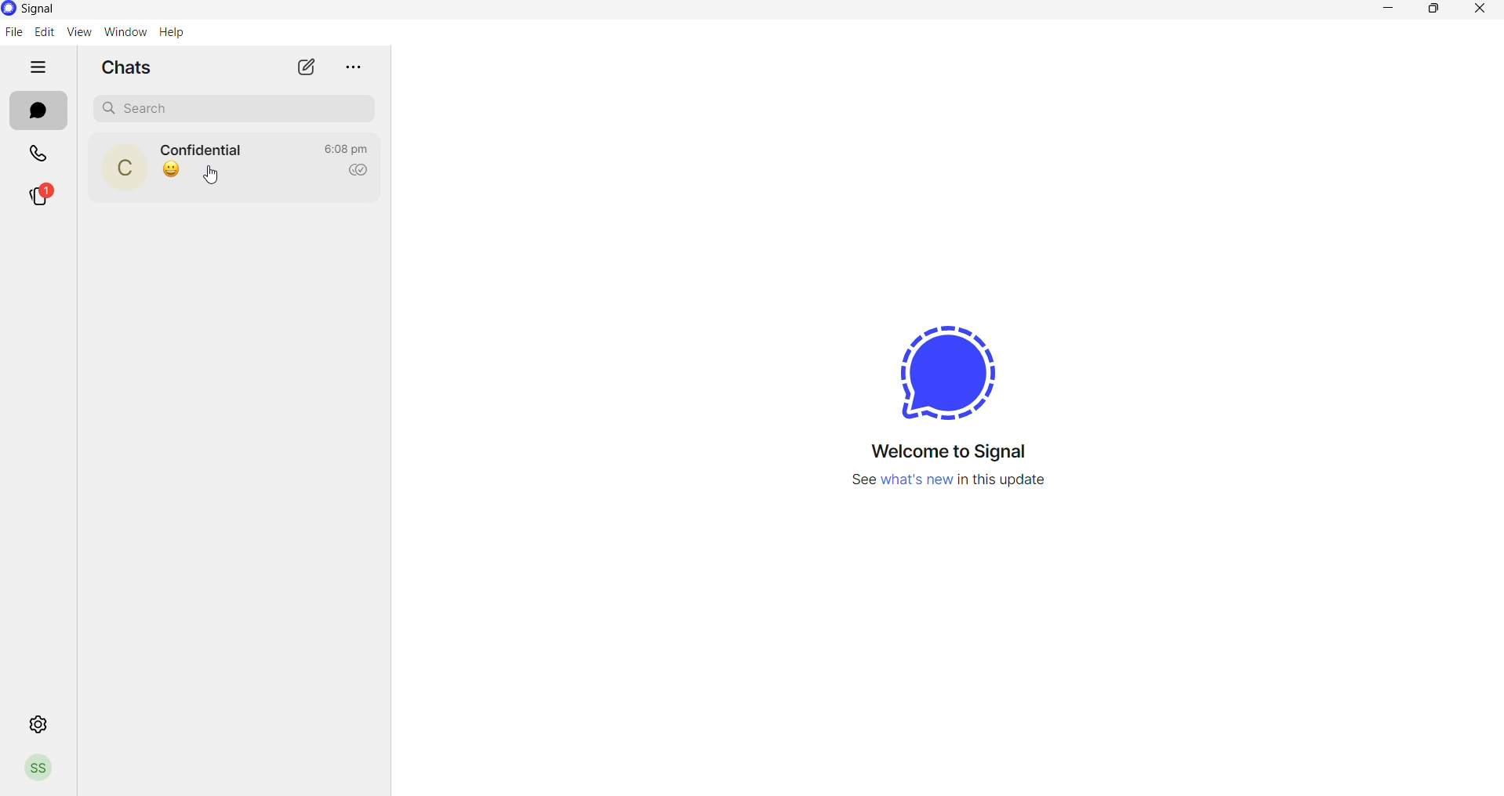 The height and width of the screenshot is (796, 1504). What do you see at coordinates (124, 166) in the screenshot?
I see `profile picture` at bounding box center [124, 166].